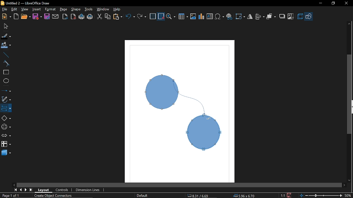  Describe the element at coordinates (118, 9) in the screenshot. I see `Help` at that location.